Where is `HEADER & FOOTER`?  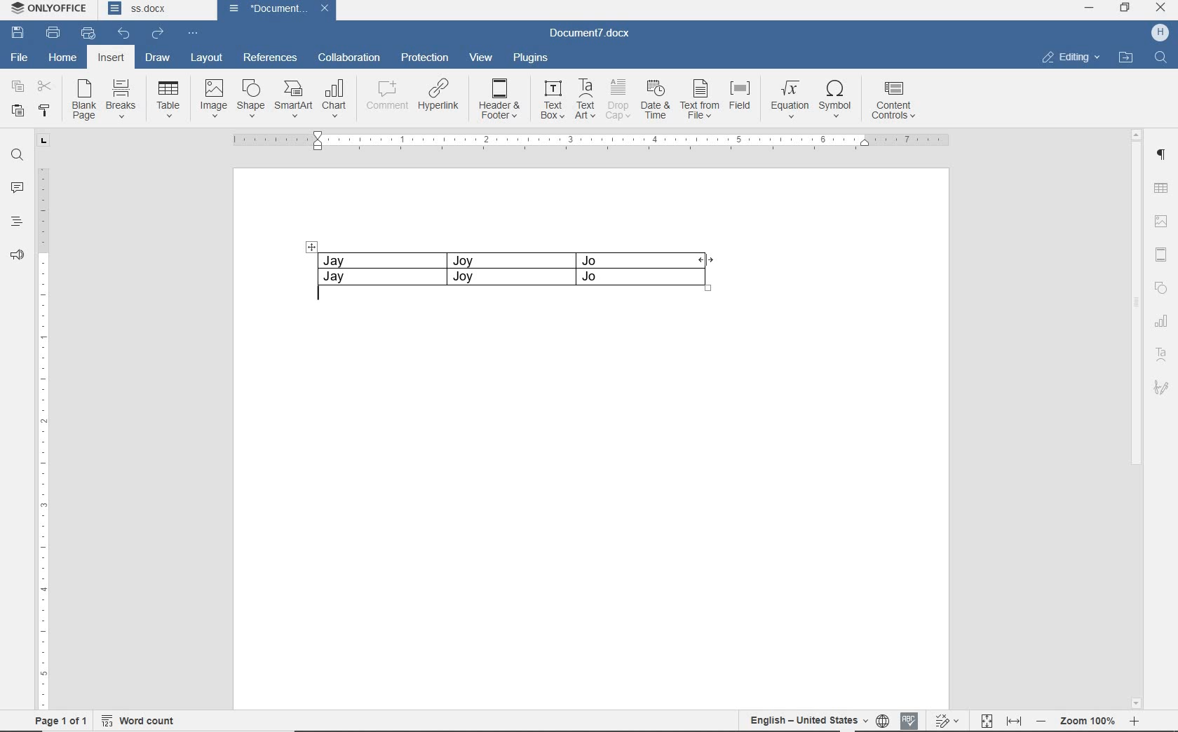 HEADER & FOOTER is located at coordinates (1161, 255).